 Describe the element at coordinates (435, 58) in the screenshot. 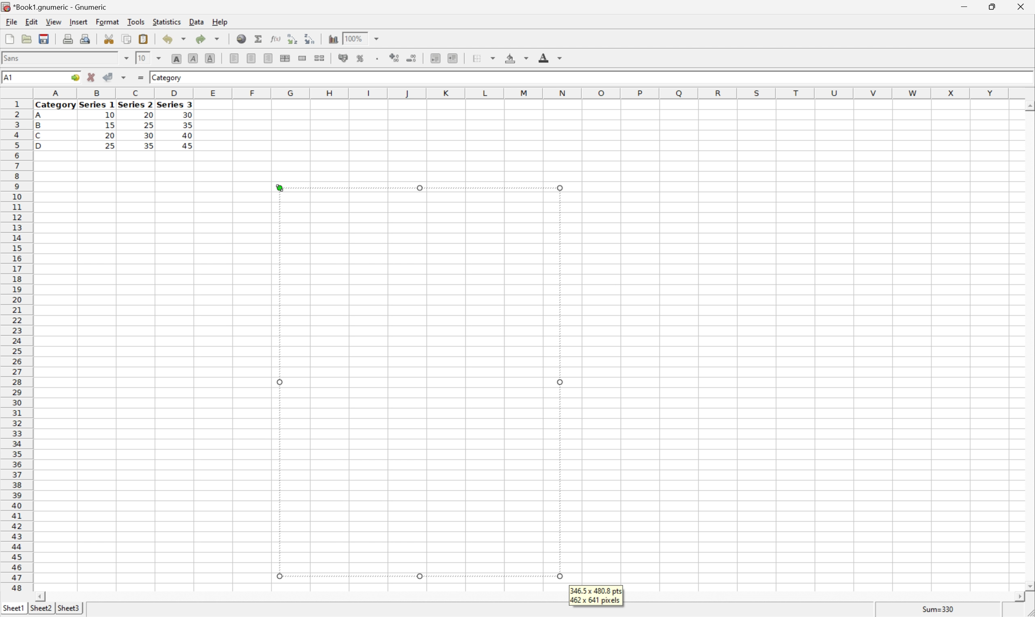

I see `Decrease indent, and align the contents to the left` at that location.